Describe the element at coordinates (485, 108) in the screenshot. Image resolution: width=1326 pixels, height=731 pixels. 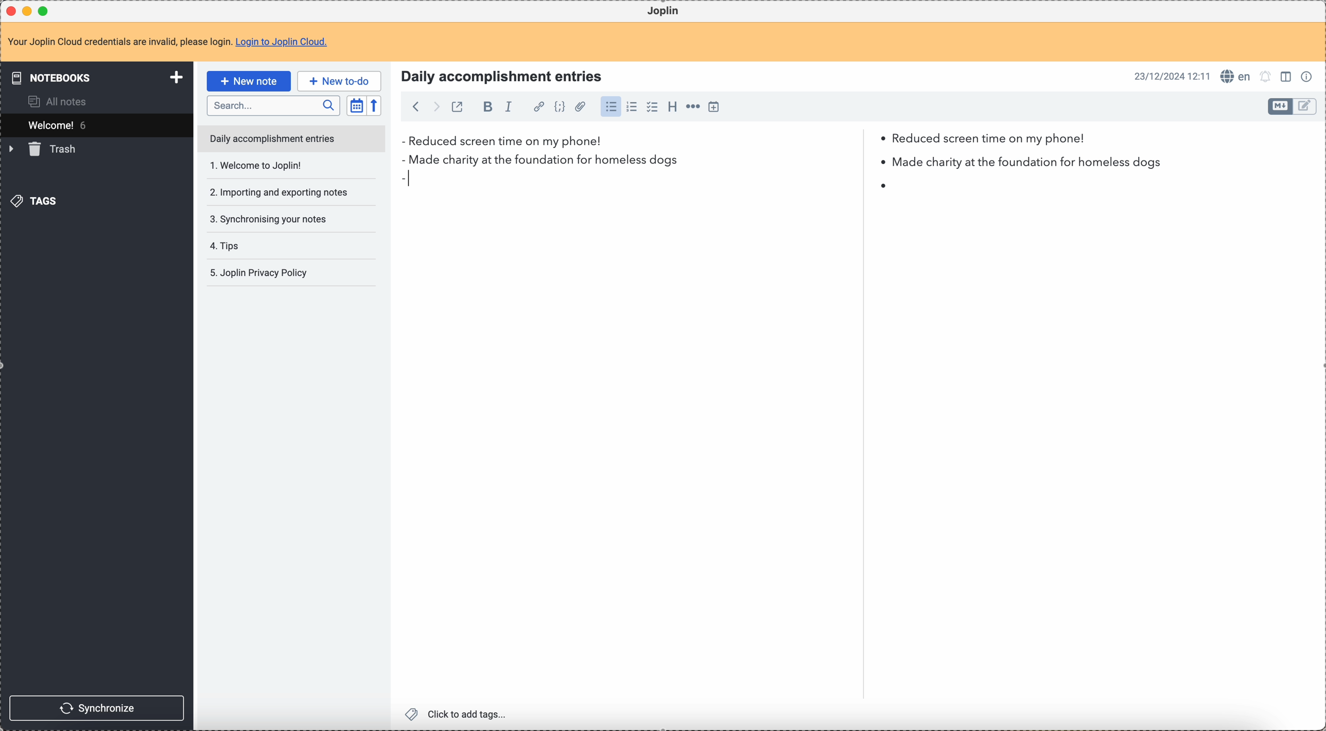
I see `bold` at that location.